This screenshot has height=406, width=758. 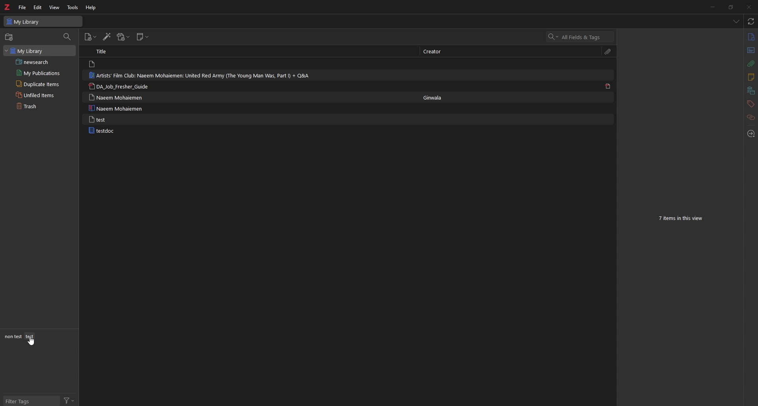 What do you see at coordinates (31, 400) in the screenshot?
I see `filter tags` at bounding box center [31, 400].